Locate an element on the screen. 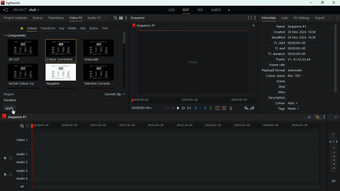  minimize is located at coordinates (312, 3).